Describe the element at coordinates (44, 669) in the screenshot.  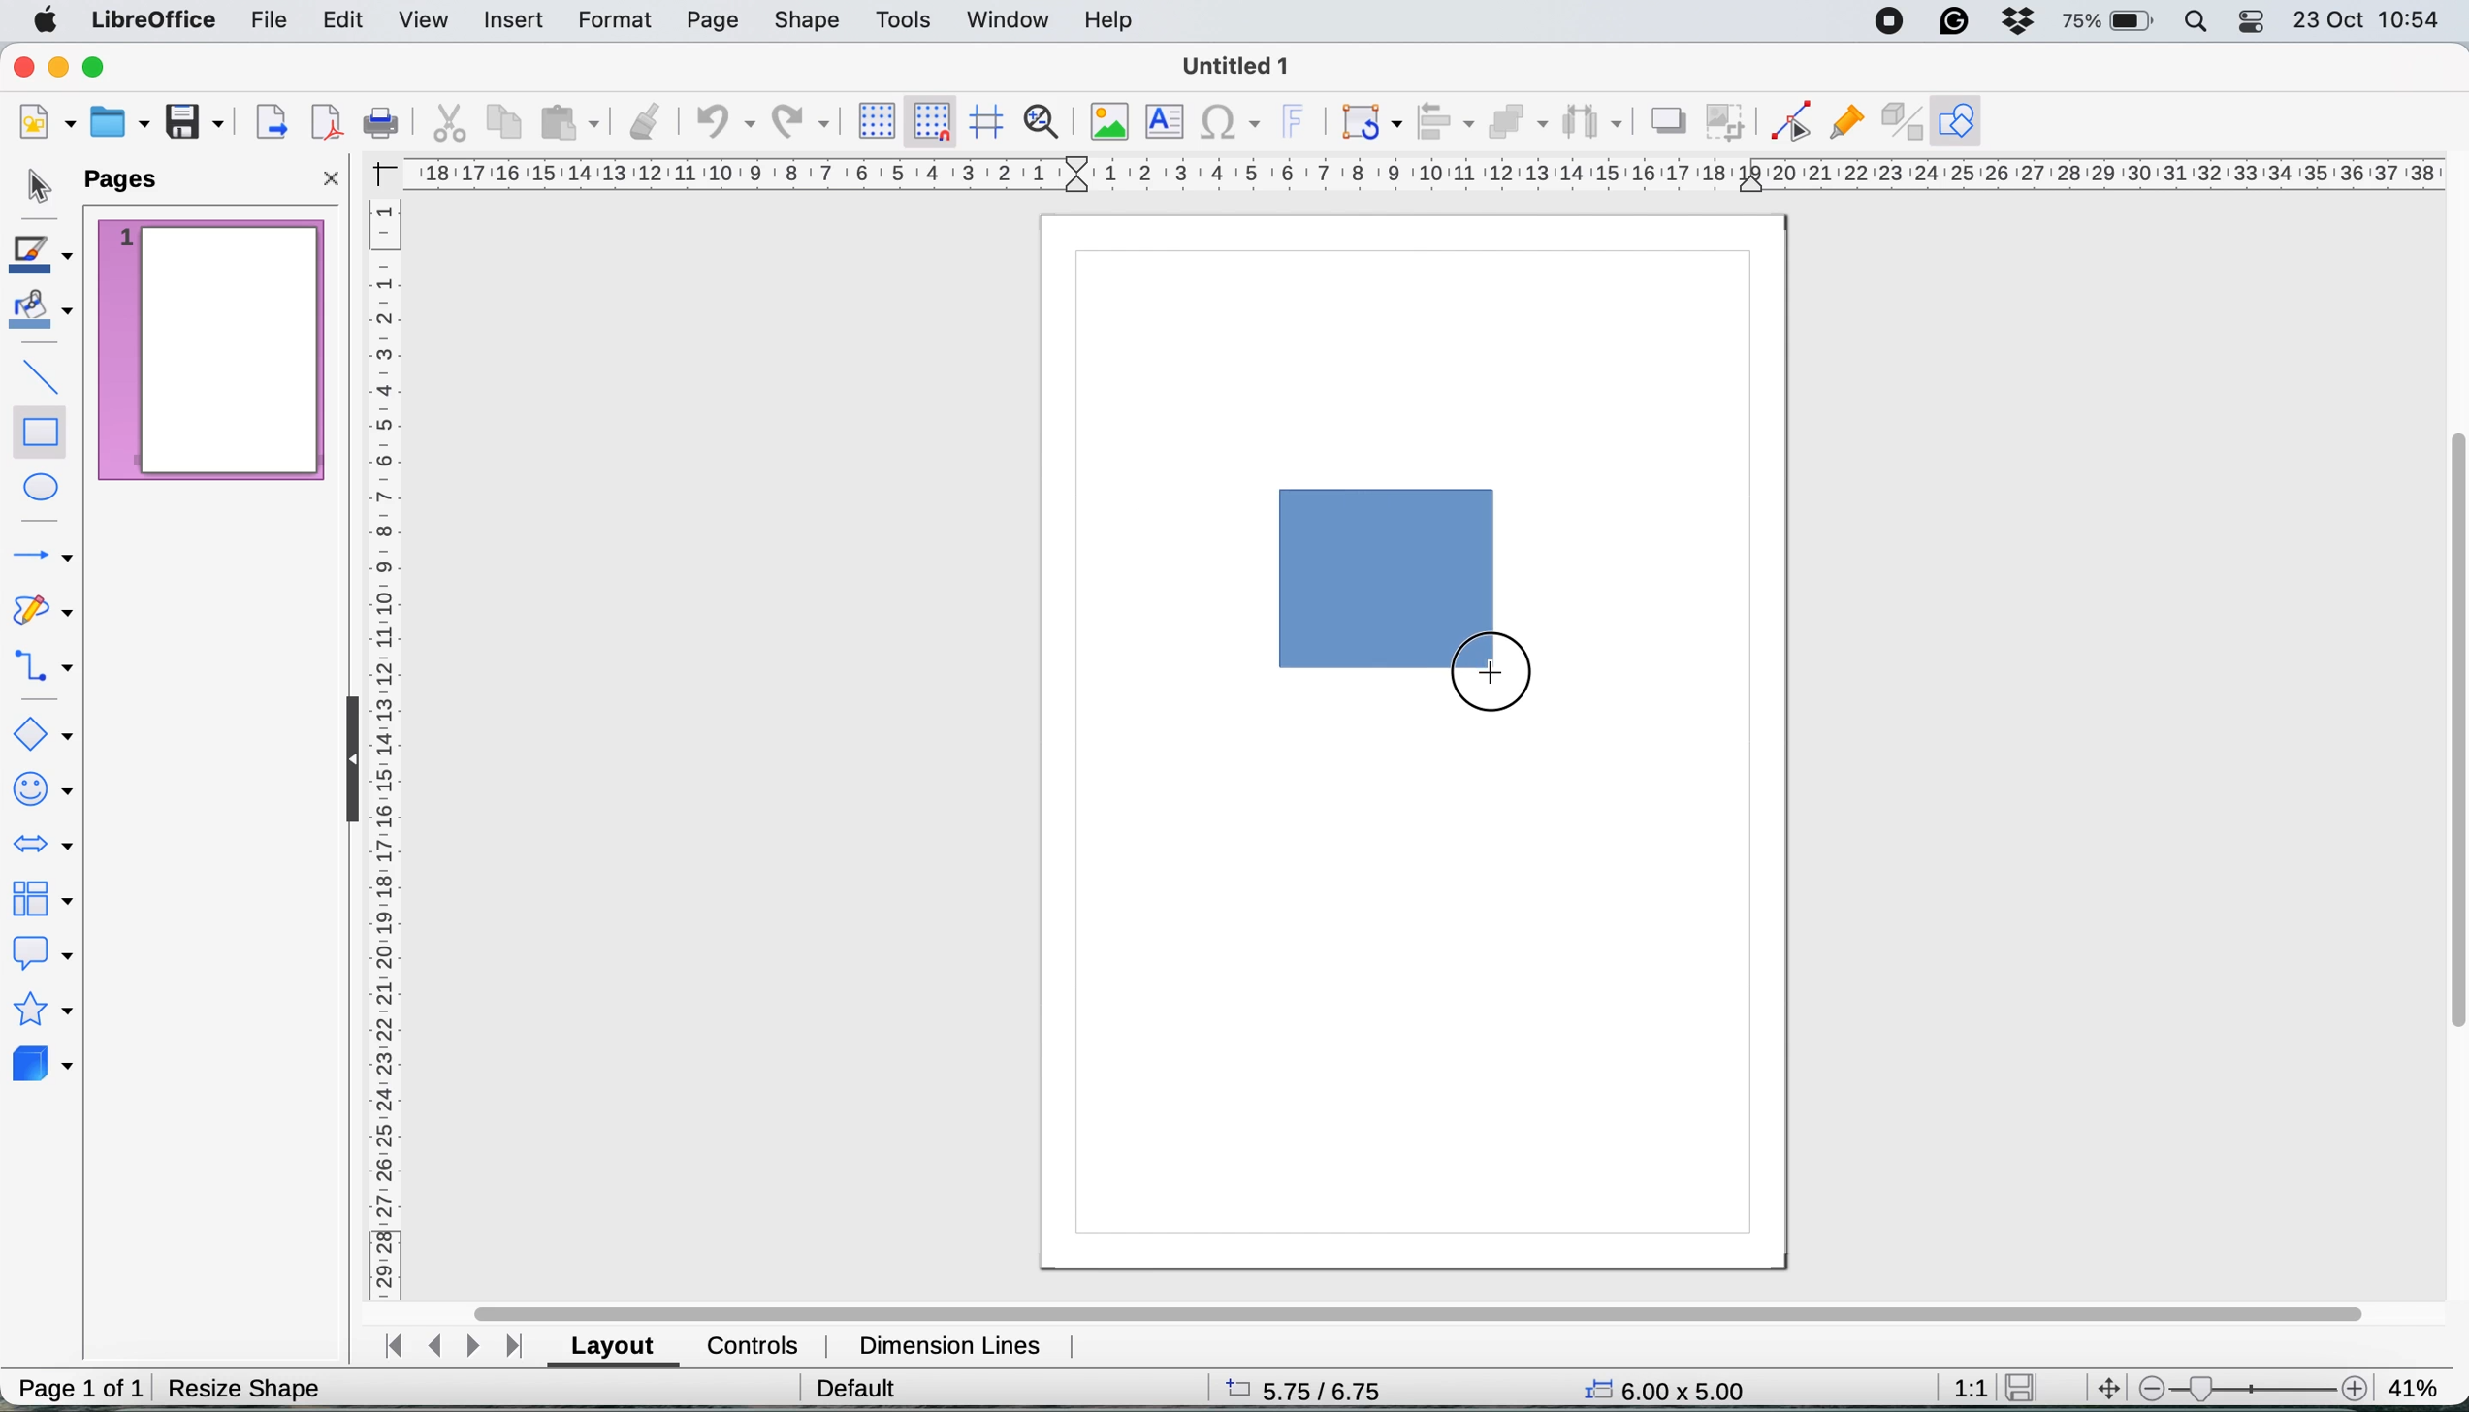
I see `connectors` at that location.